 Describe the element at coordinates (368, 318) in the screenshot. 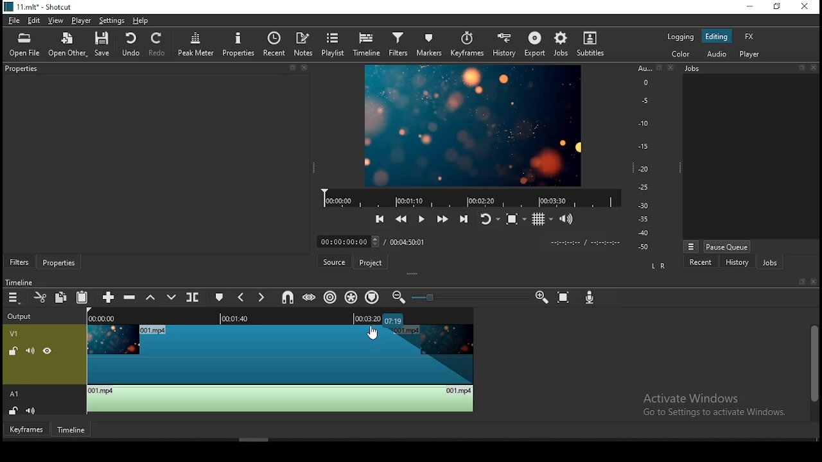

I see `remaining time` at that location.